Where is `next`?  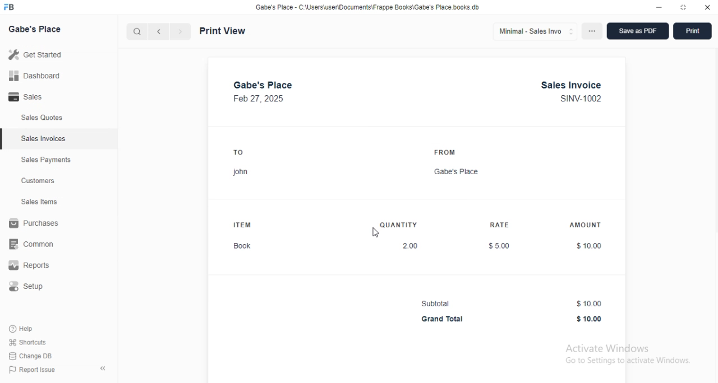
next is located at coordinates (181, 31).